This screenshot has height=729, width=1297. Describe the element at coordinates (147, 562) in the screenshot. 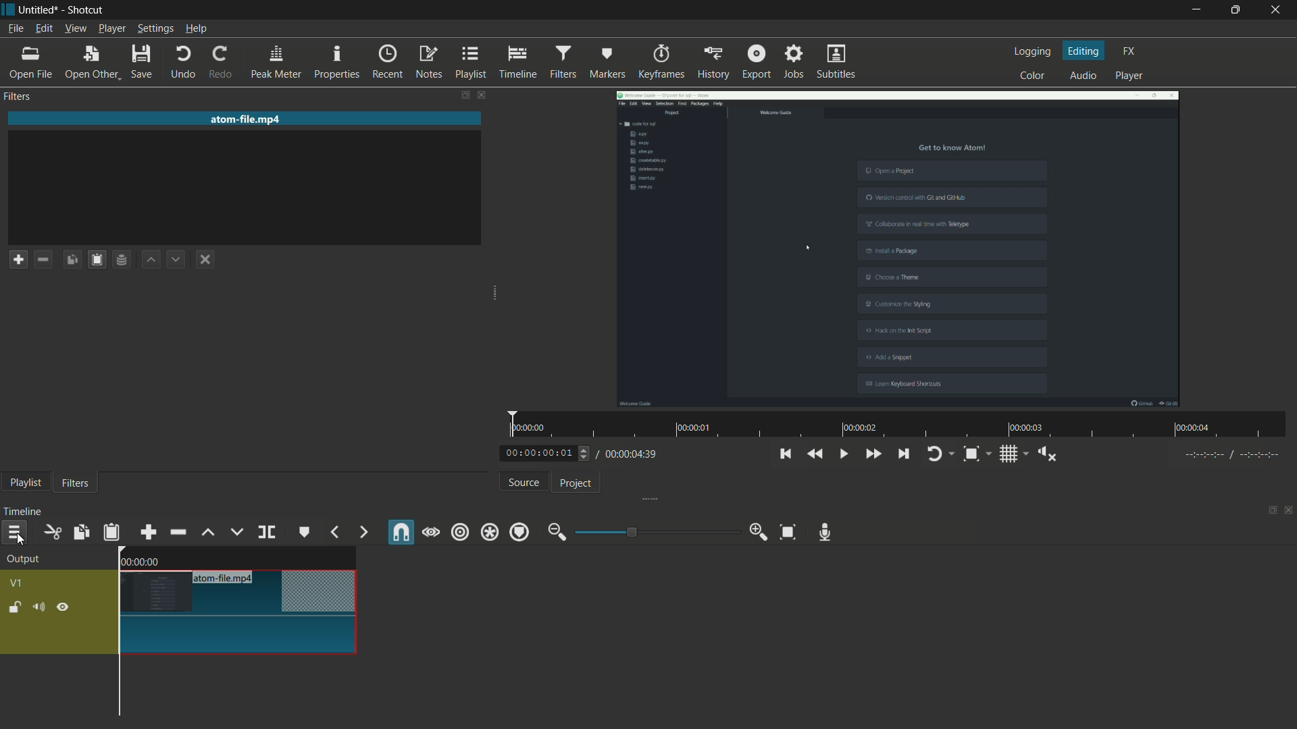

I see `time` at that location.